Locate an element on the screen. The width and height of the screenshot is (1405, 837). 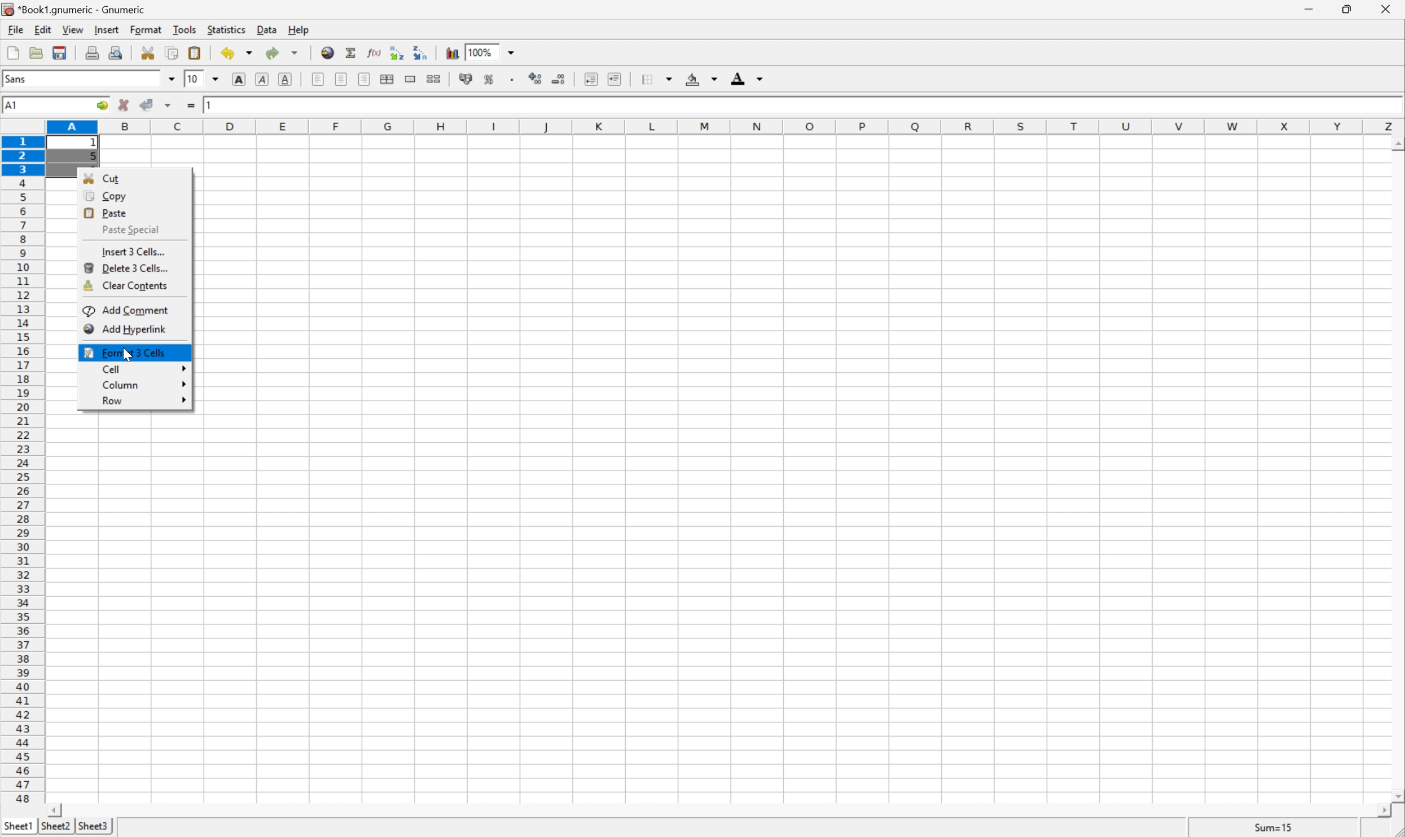
column names is located at coordinates (727, 127).